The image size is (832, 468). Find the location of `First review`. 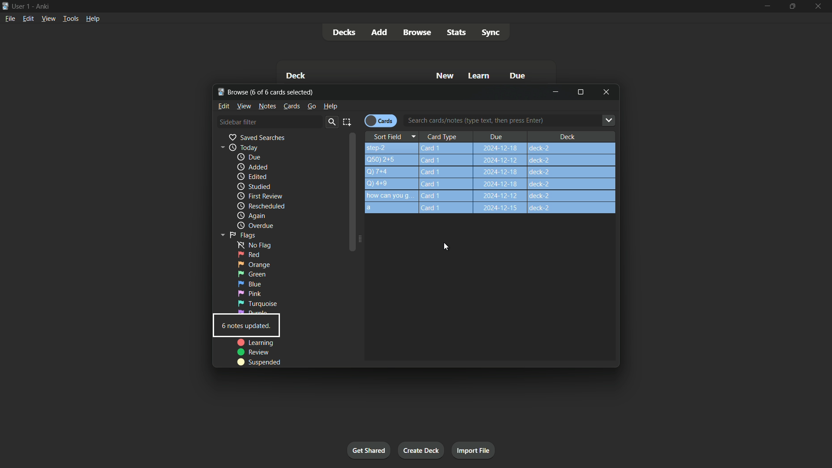

First review is located at coordinates (260, 196).